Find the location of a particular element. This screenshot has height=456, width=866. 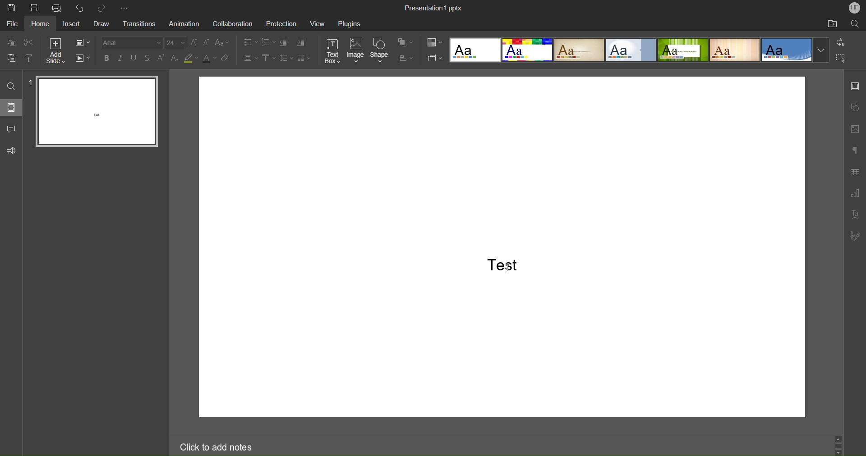

Shape is located at coordinates (381, 50).